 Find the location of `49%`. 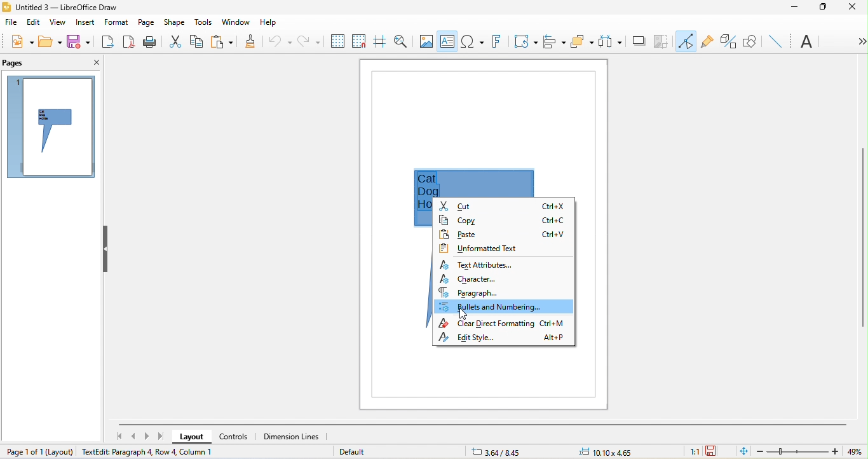

49% is located at coordinates (858, 452).